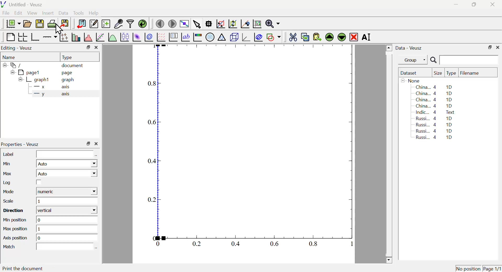 This screenshot has height=272, width=502. Describe the element at coordinates (67, 229) in the screenshot. I see `1` at that location.